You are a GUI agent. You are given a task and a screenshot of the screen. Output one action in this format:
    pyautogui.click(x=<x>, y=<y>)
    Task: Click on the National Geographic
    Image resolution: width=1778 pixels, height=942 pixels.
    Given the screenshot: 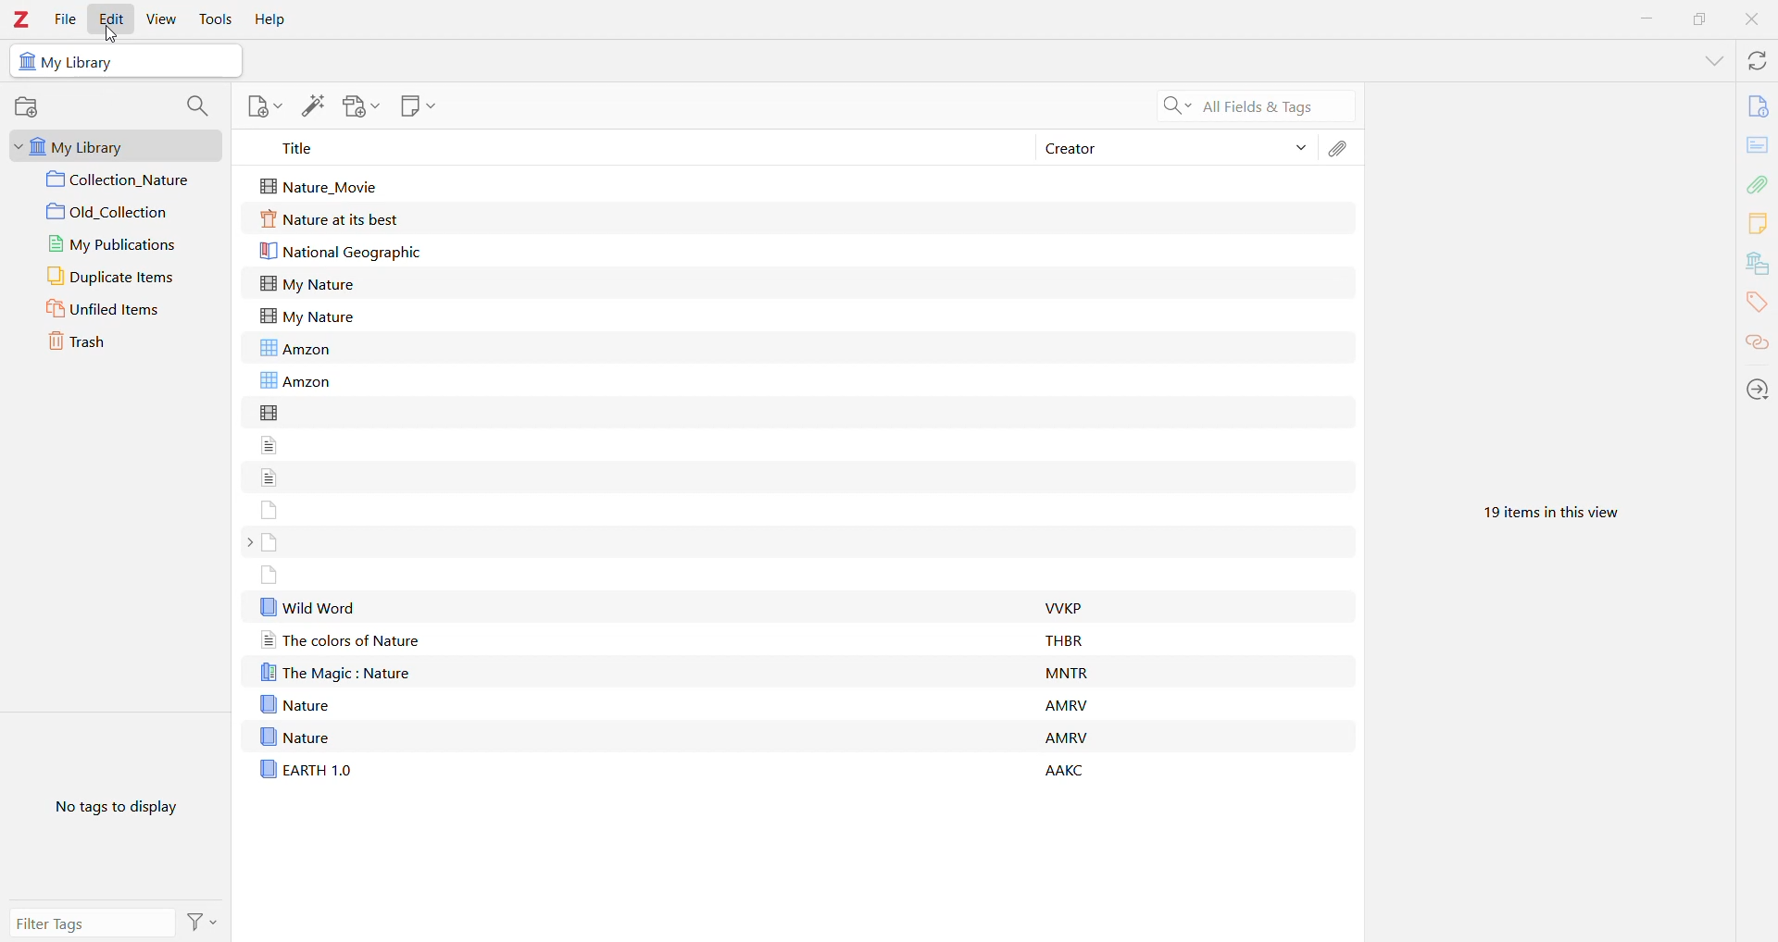 What is the action you would take?
    pyautogui.click(x=348, y=253)
    